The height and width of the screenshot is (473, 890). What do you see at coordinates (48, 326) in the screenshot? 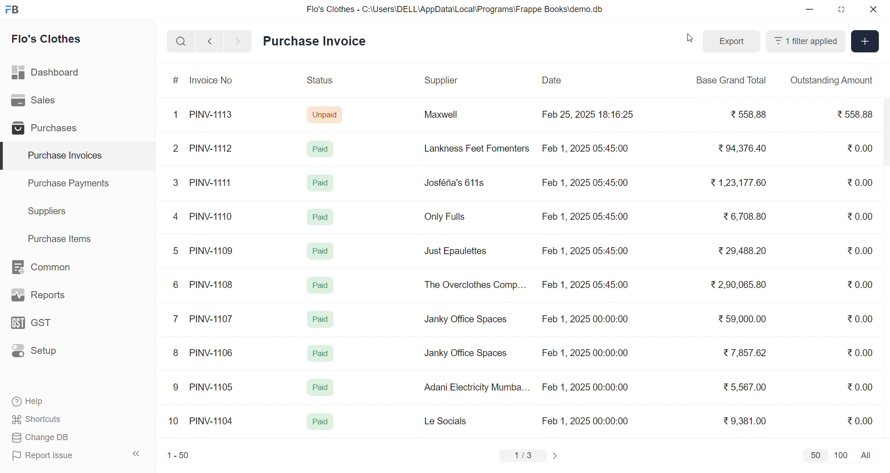
I see `GST` at bounding box center [48, 326].